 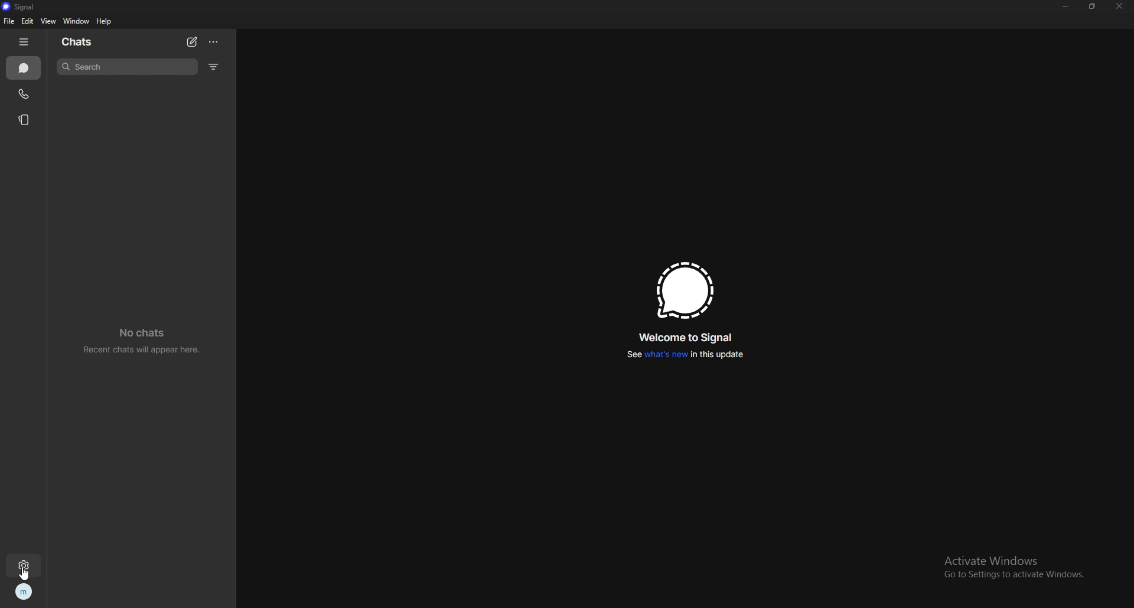 I want to click on hide tab, so click(x=24, y=42).